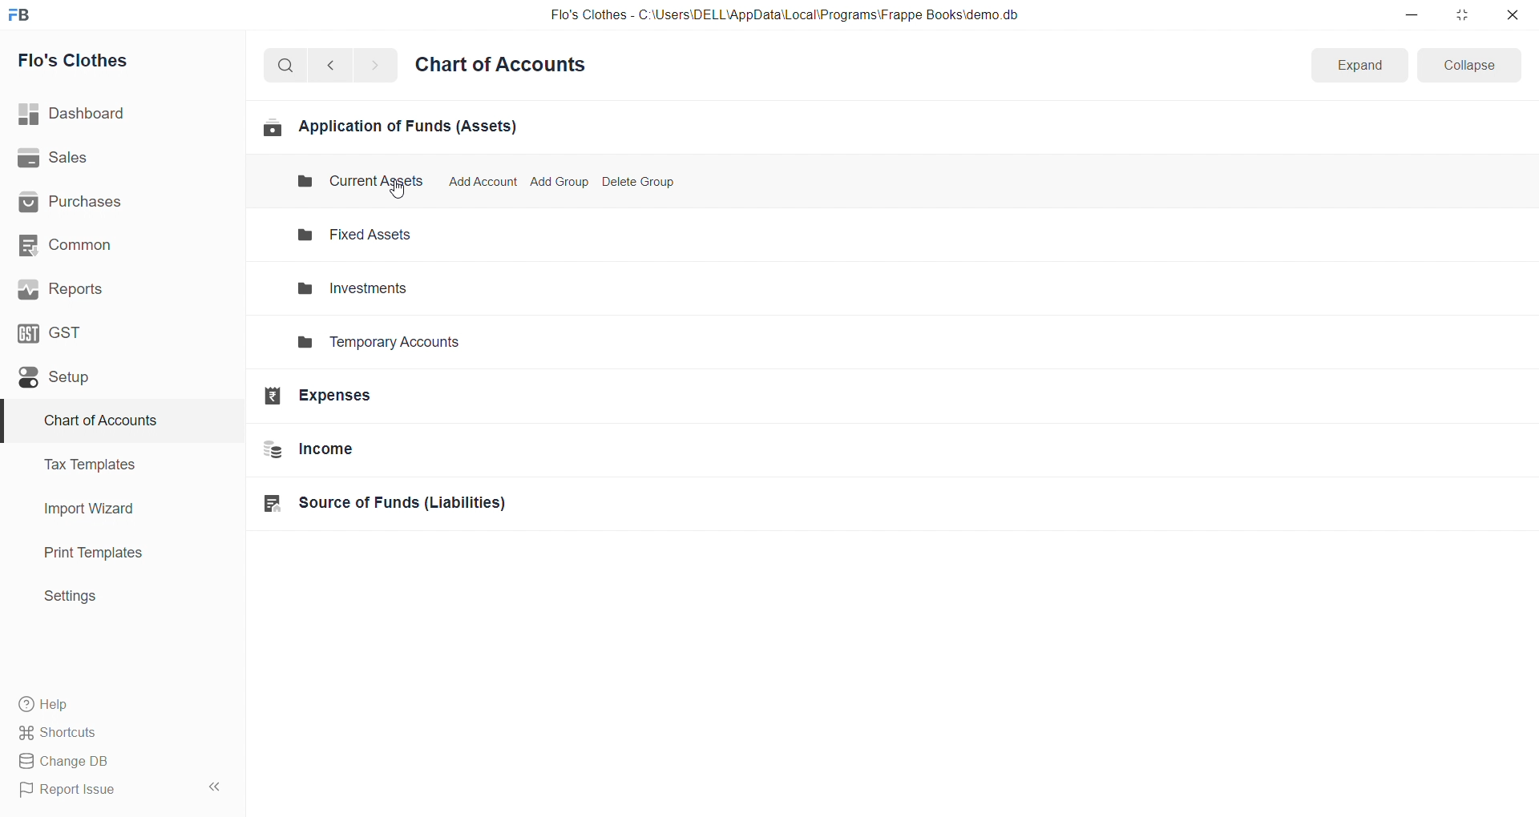 The width and height of the screenshot is (1539, 817). What do you see at coordinates (379, 398) in the screenshot?
I see `Expenses` at bounding box center [379, 398].